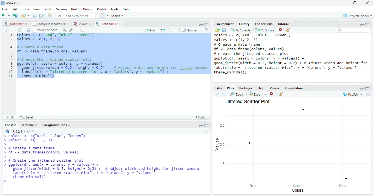 Image resolution: width=374 pixels, height=196 pixels. Describe the element at coordinates (10, 56) in the screenshot. I see `Line numbers` at that location.